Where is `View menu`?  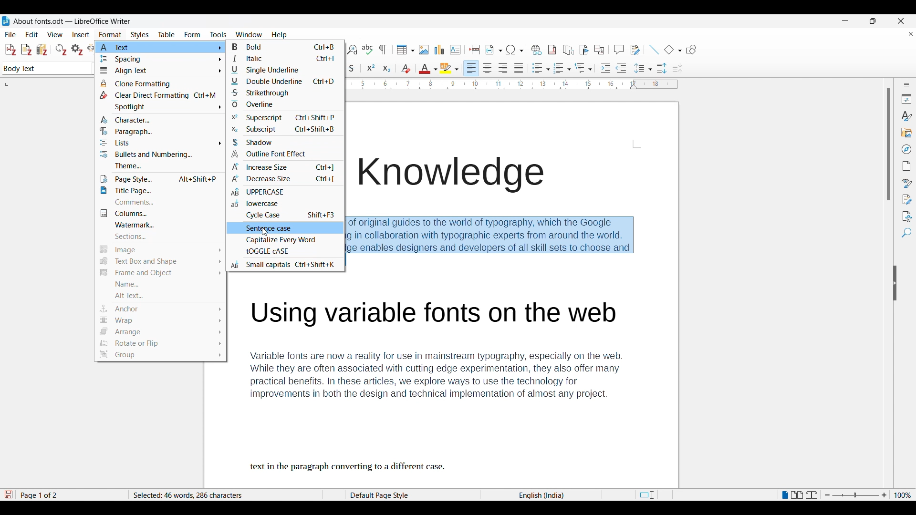 View menu is located at coordinates (55, 35).